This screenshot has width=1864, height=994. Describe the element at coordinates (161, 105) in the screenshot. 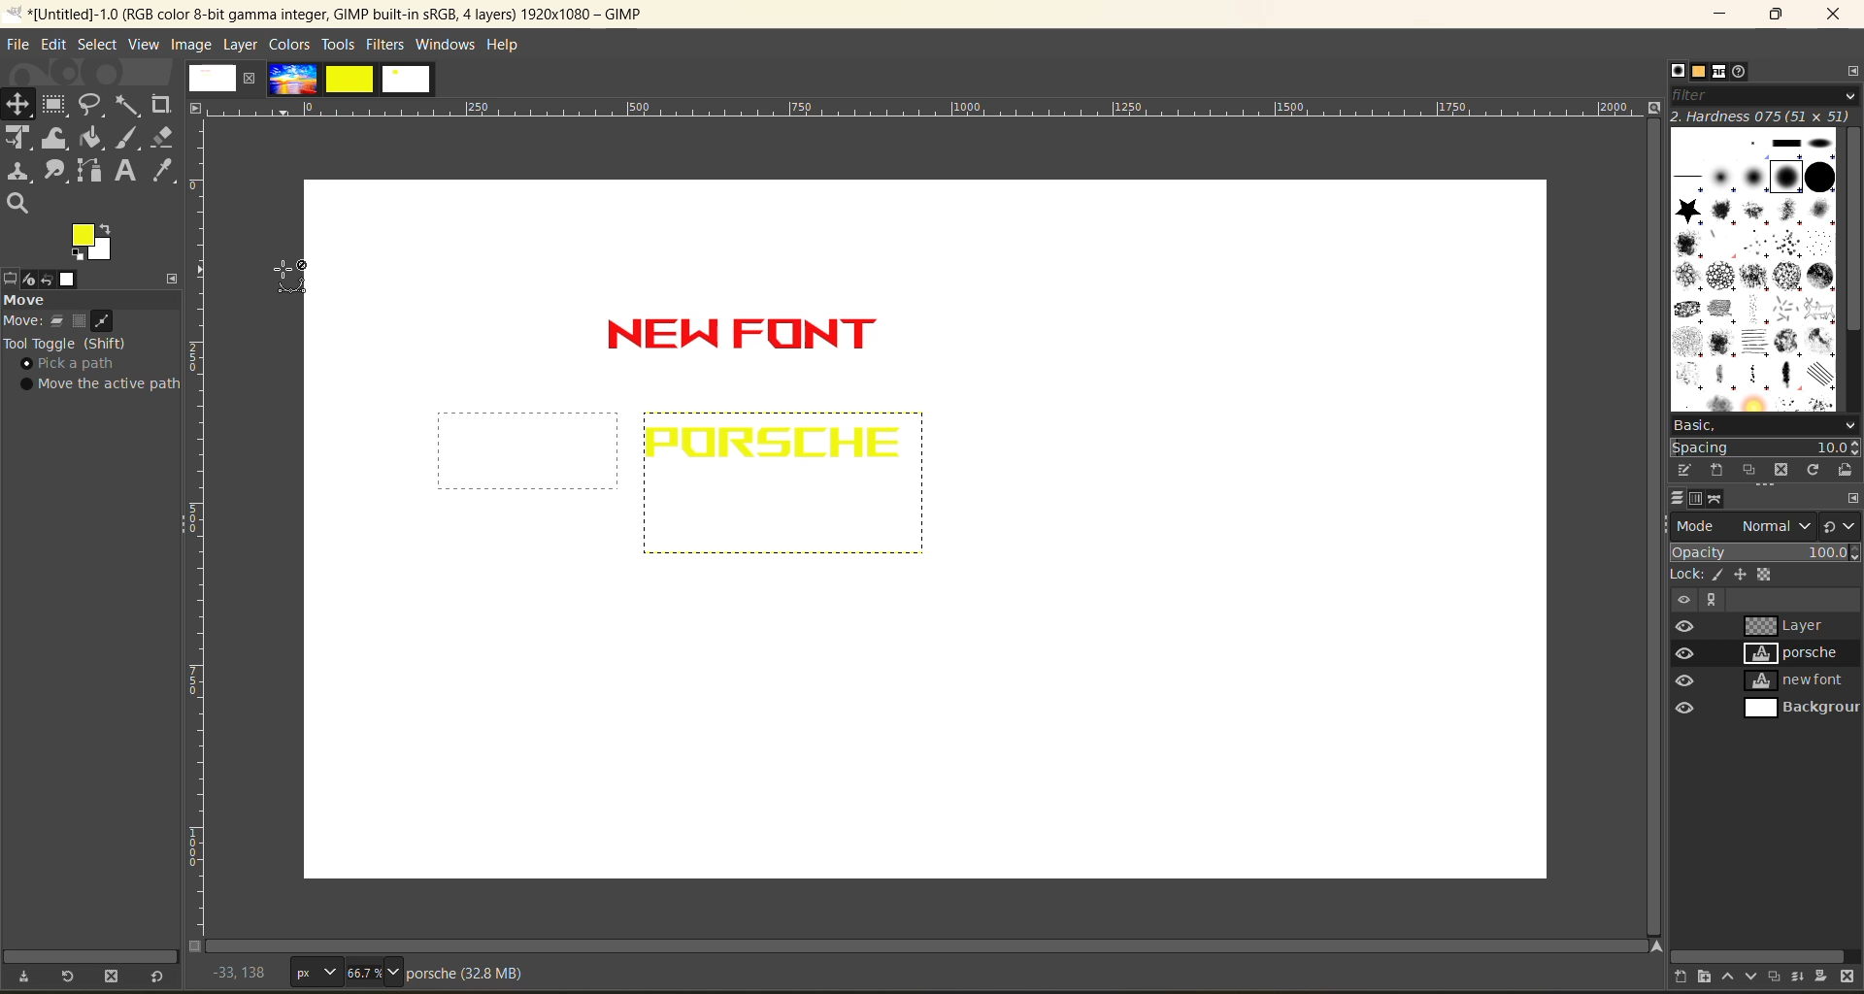

I see `crope` at that location.